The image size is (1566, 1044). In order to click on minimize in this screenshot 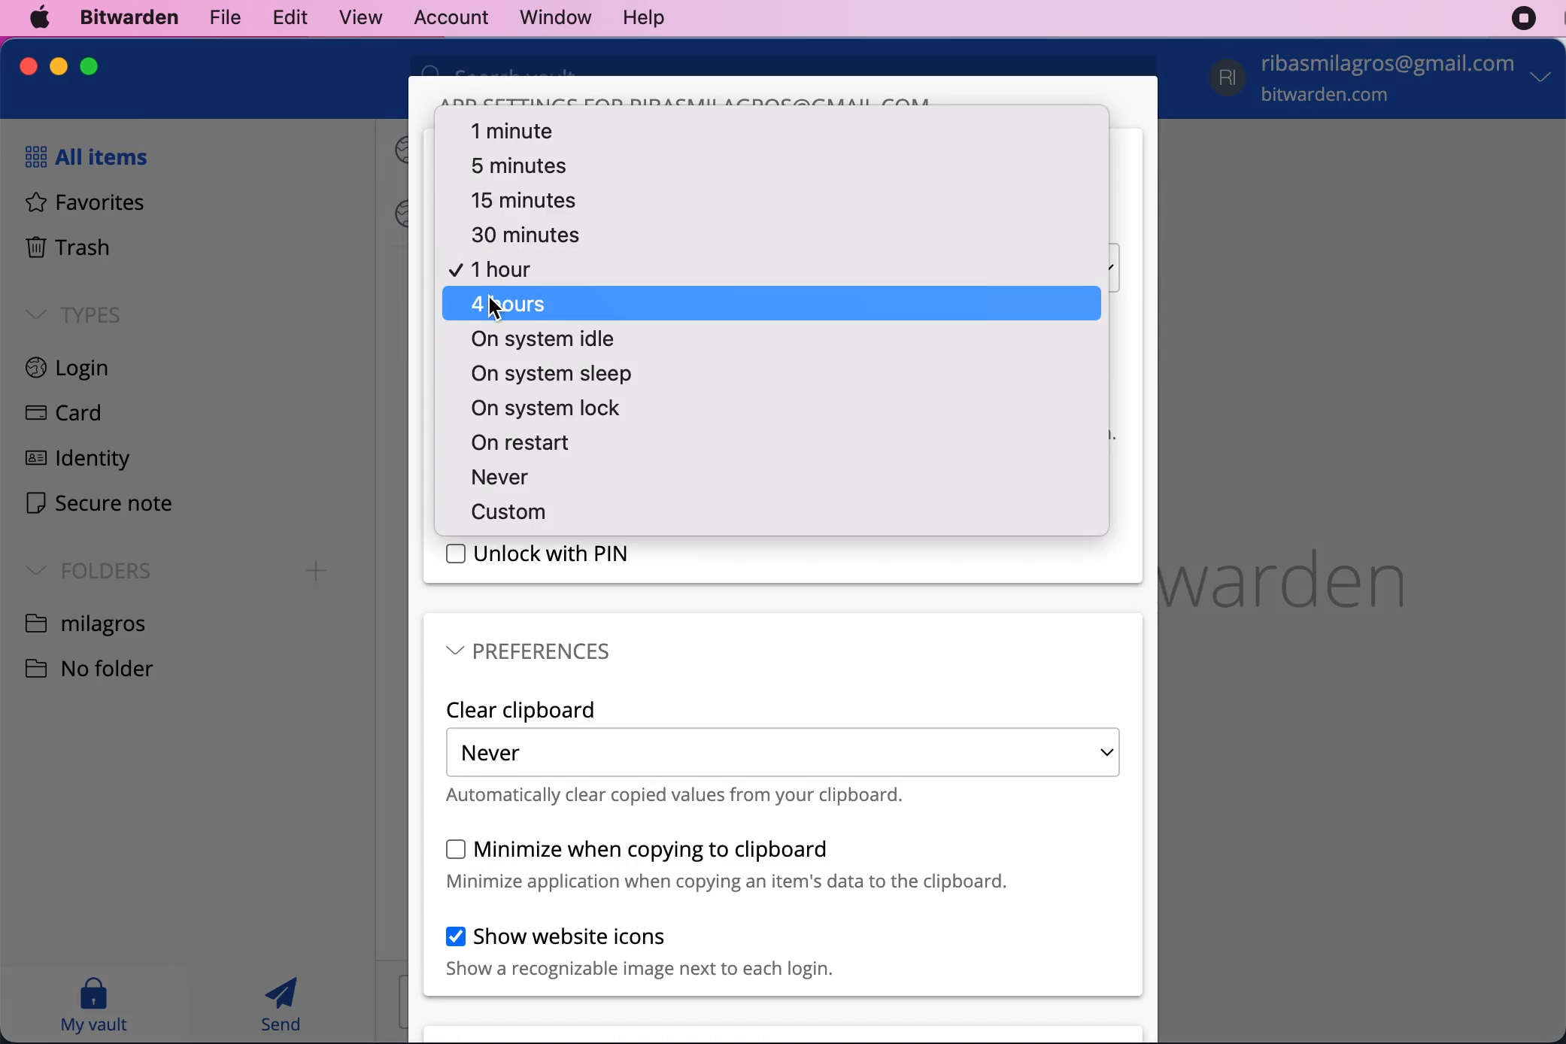, I will do `click(59, 66)`.